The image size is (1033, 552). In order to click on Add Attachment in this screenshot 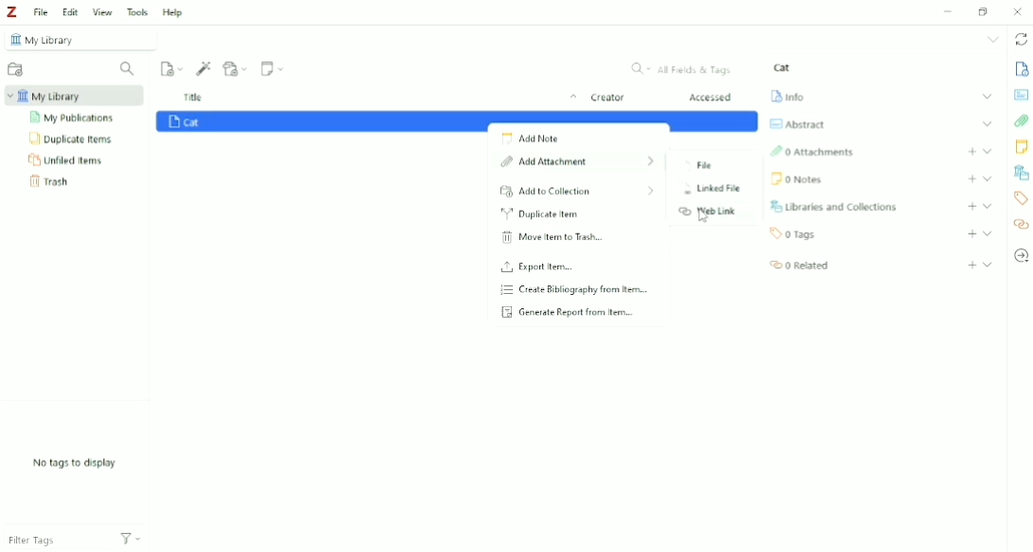, I will do `click(236, 68)`.